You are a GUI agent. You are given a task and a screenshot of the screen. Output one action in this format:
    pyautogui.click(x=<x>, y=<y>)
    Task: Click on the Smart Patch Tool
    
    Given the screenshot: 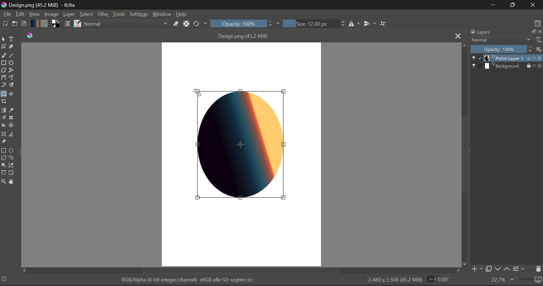 What is the action you would take?
    pyautogui.click(x=12, y=118)
    